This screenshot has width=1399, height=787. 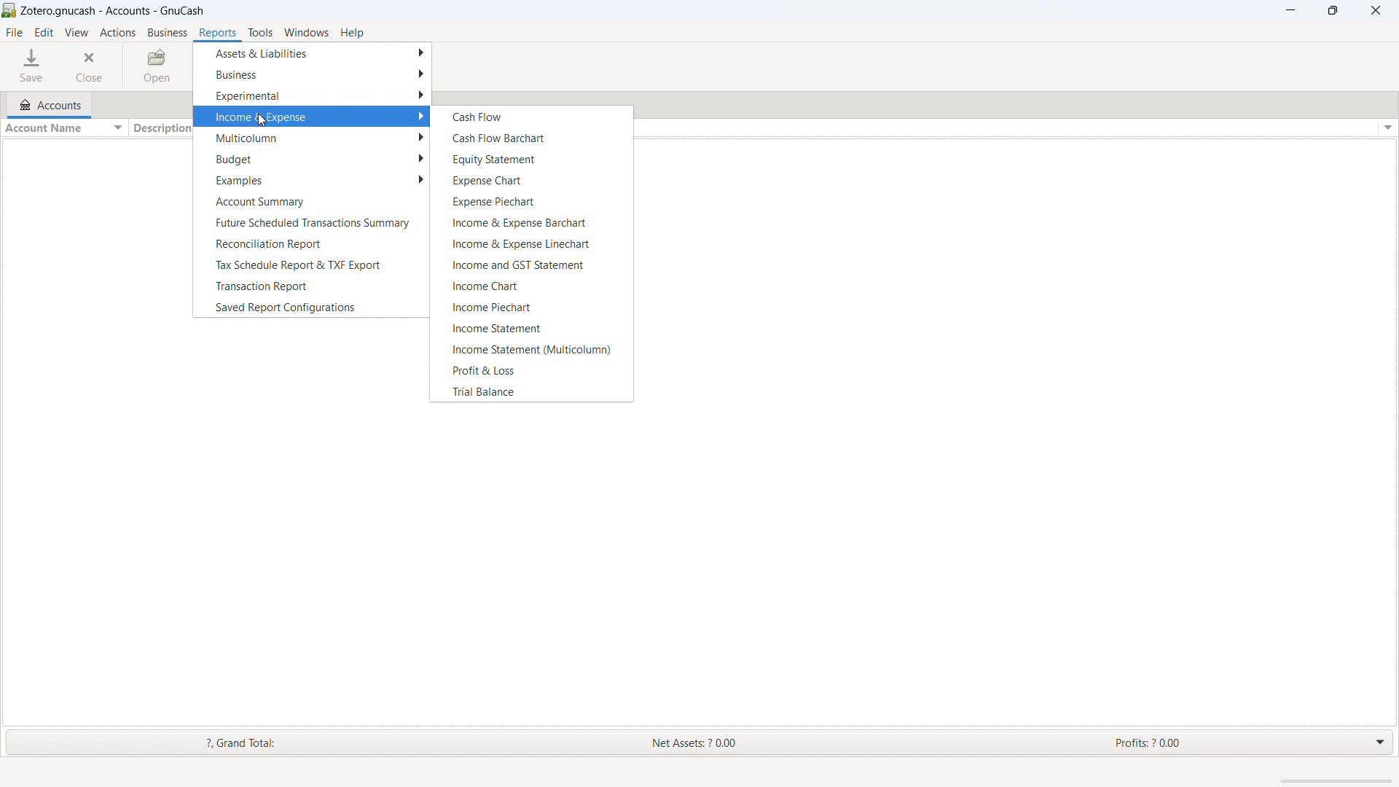 I want to click on grand total, so click(x=225, y=743).